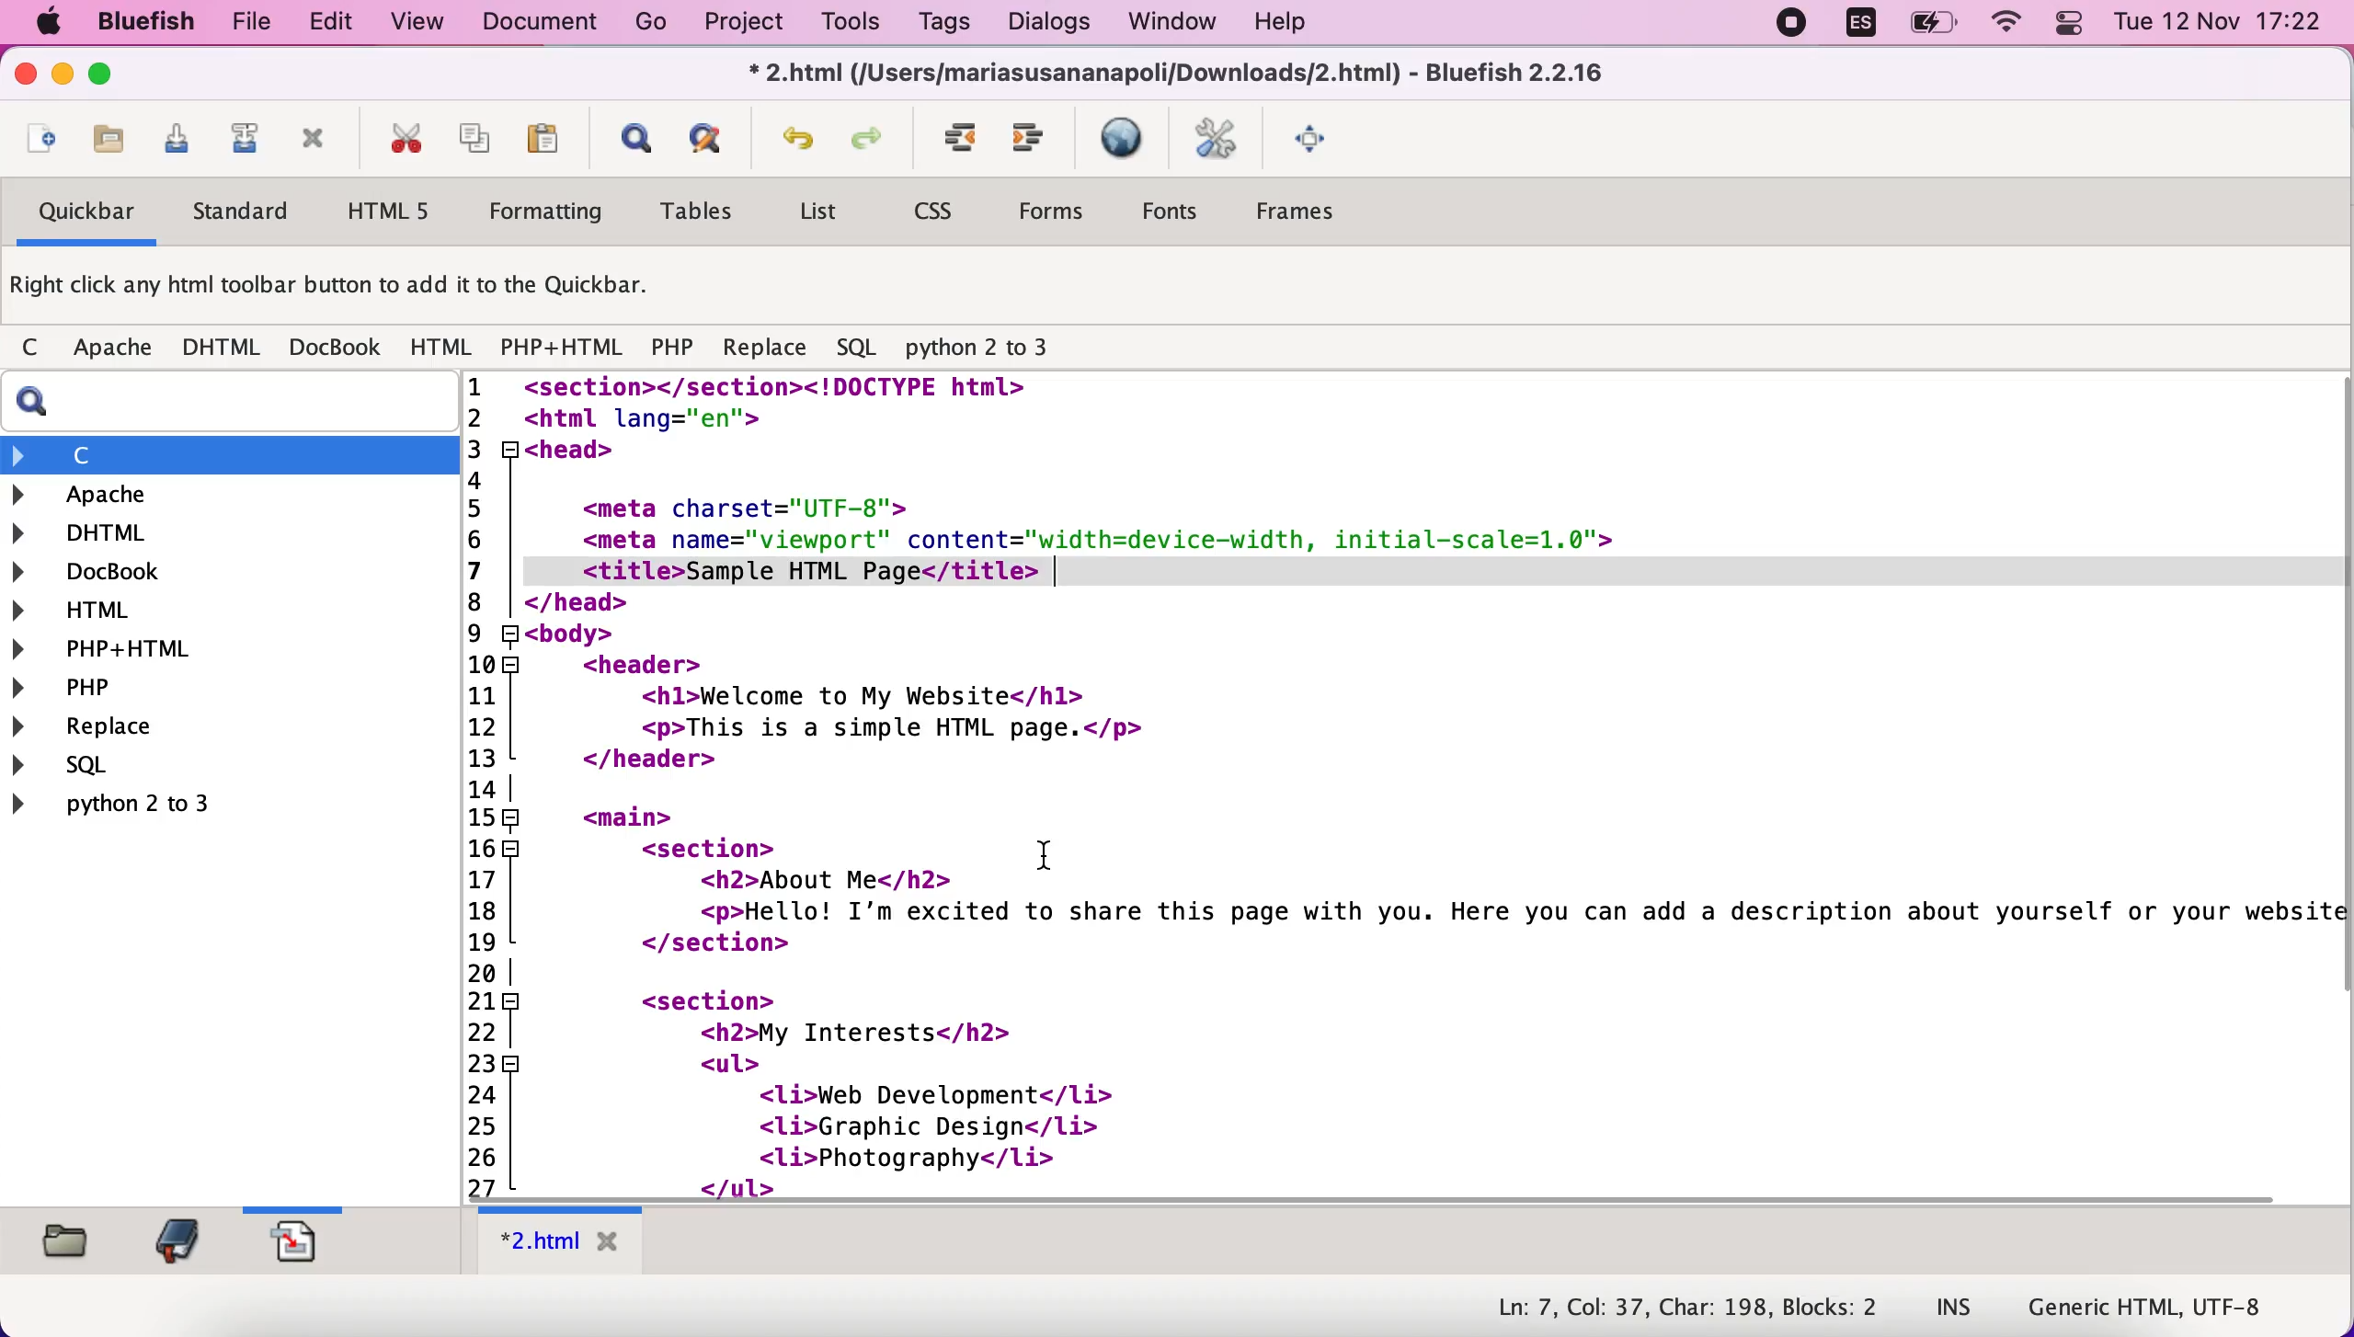  What do you see at coordinates (706, 212) in the screenshot?
I see `tables` at bounding box center [706, 212].